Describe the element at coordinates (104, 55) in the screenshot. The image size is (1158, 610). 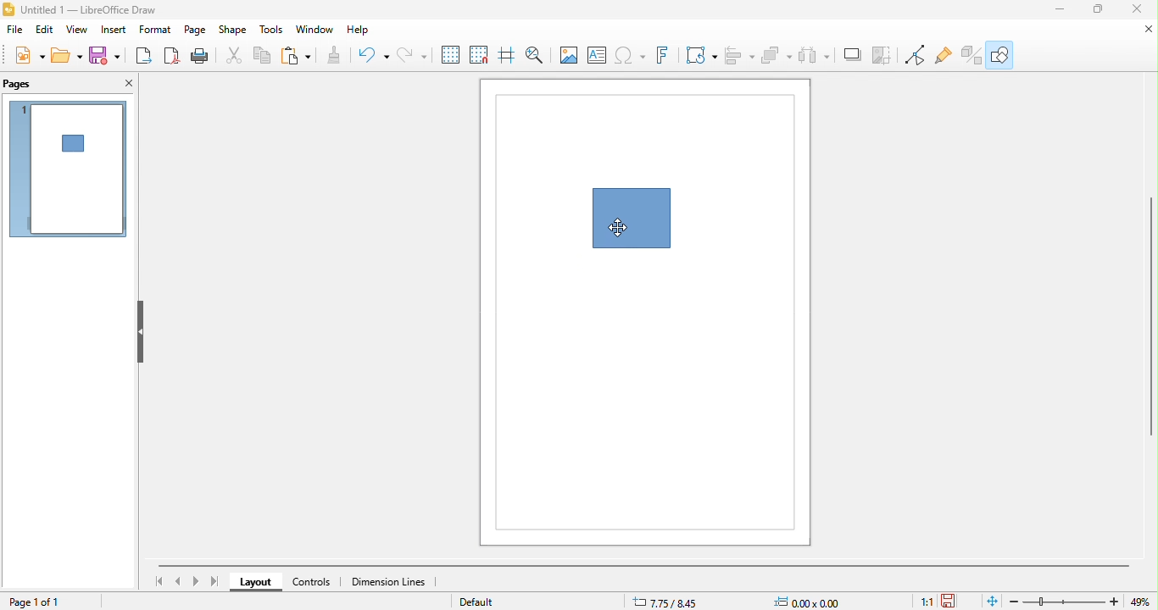
I see `save` at that location.